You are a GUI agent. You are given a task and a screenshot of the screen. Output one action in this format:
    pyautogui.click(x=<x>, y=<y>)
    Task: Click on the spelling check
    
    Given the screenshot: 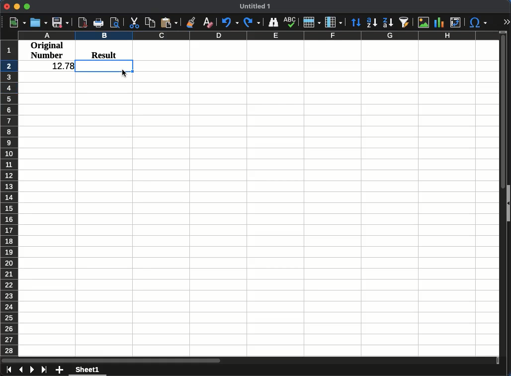 What is the action you would take?
    pyautogui.click(x=291, y=21)
    